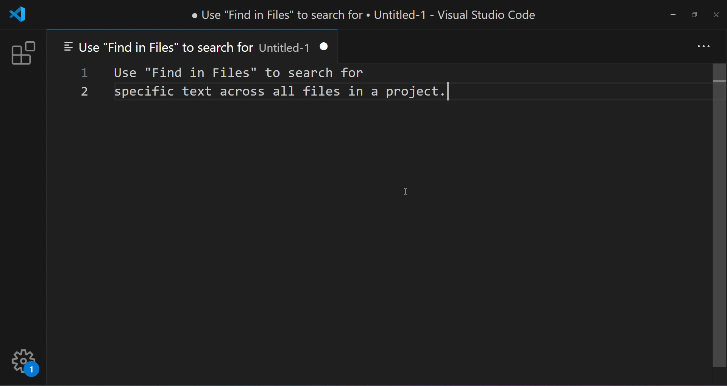 This screenshot has width=727, height=386. What do you see at coordinates (716, 15) in the screenshot?
I see `close` at bounding box center [716, 15].